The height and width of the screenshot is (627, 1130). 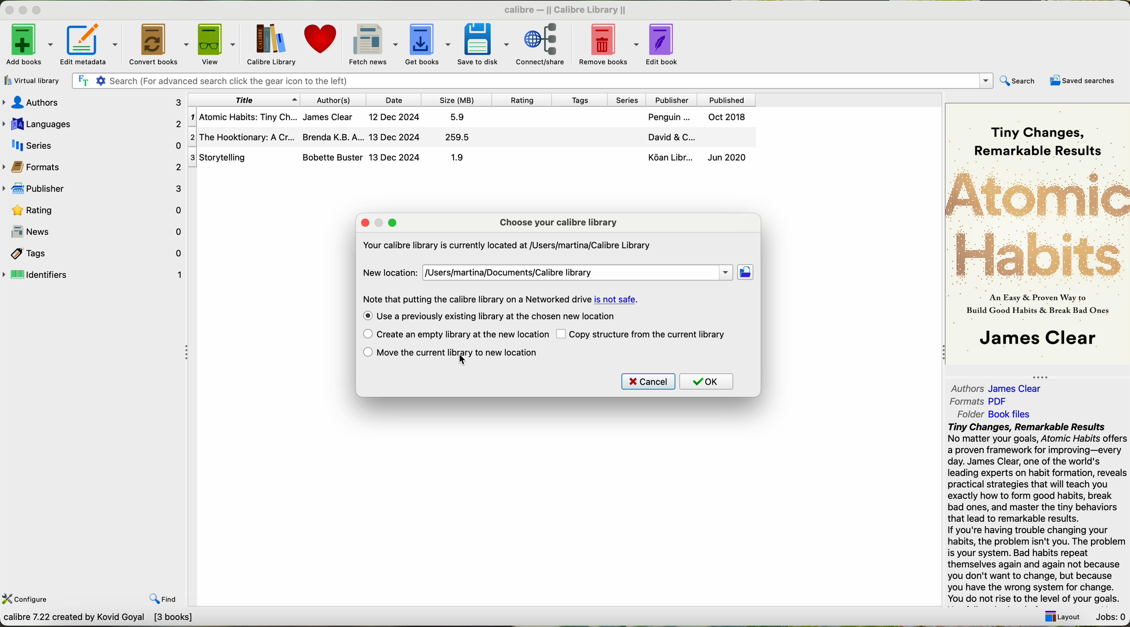 I want to click on Ko6an Libr... Jun 2020, so click(x=694, y=159).